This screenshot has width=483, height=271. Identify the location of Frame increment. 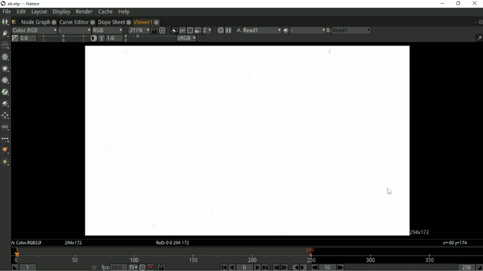
(328, 267).